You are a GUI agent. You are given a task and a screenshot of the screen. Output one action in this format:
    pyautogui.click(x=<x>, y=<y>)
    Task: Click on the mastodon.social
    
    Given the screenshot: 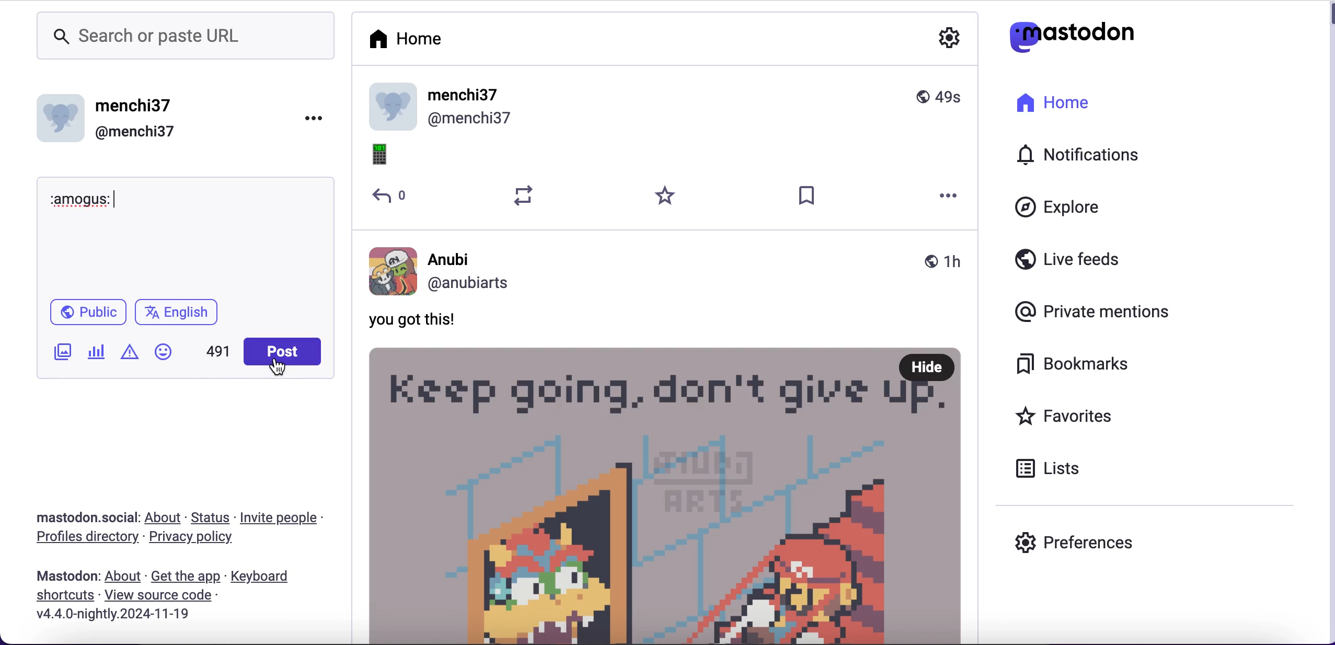 What is the action you would take?
    pyautogui.click(x=85, y=518)
    